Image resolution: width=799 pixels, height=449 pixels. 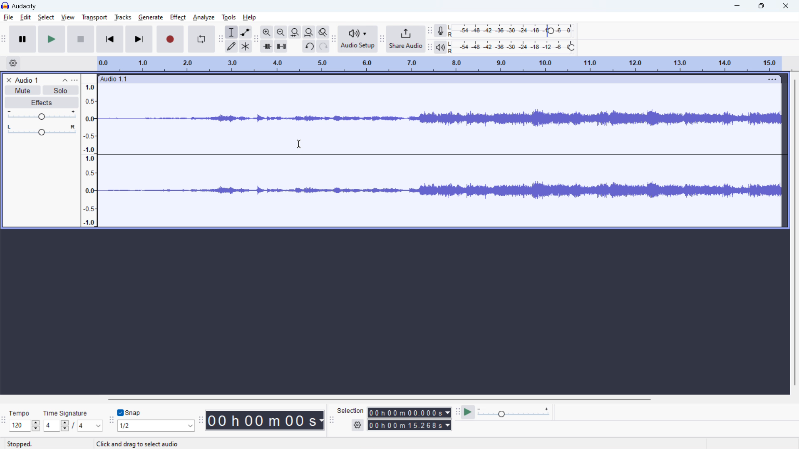 What do you see at coordinates (109, 39) in the screenshot?
I see `skip to start` at bounding box center [109, 39].